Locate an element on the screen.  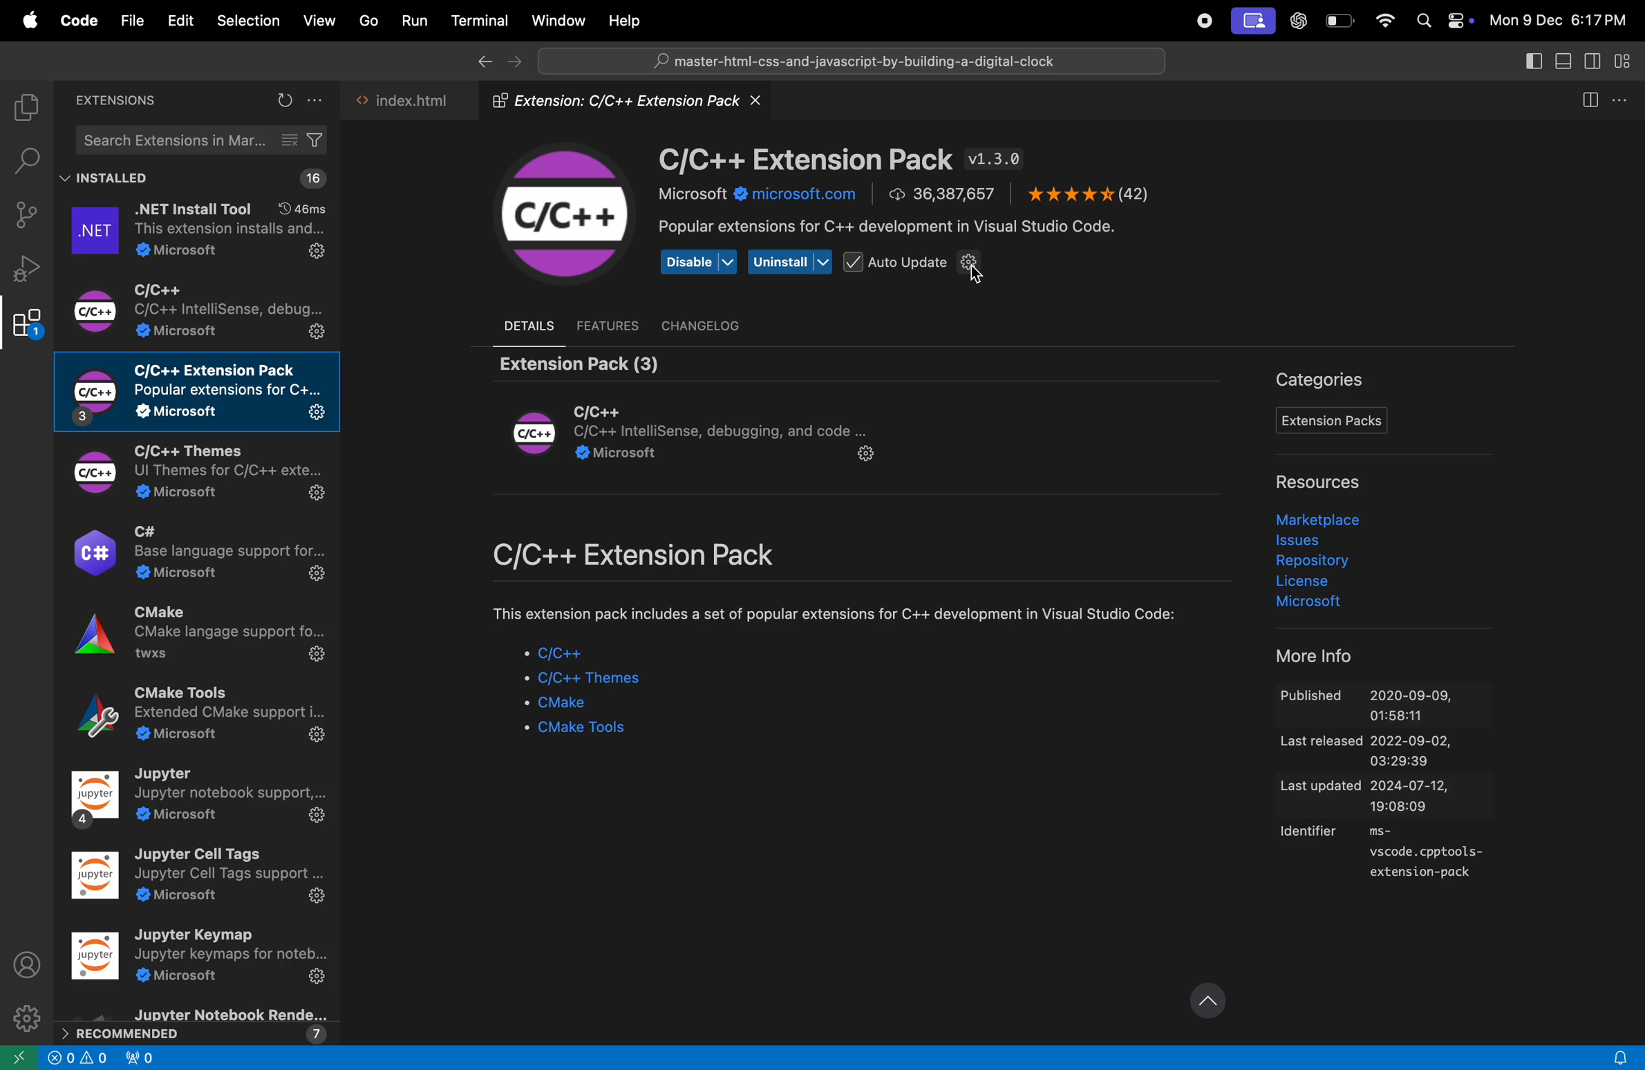
market place is located at coordinates (1324, 519).